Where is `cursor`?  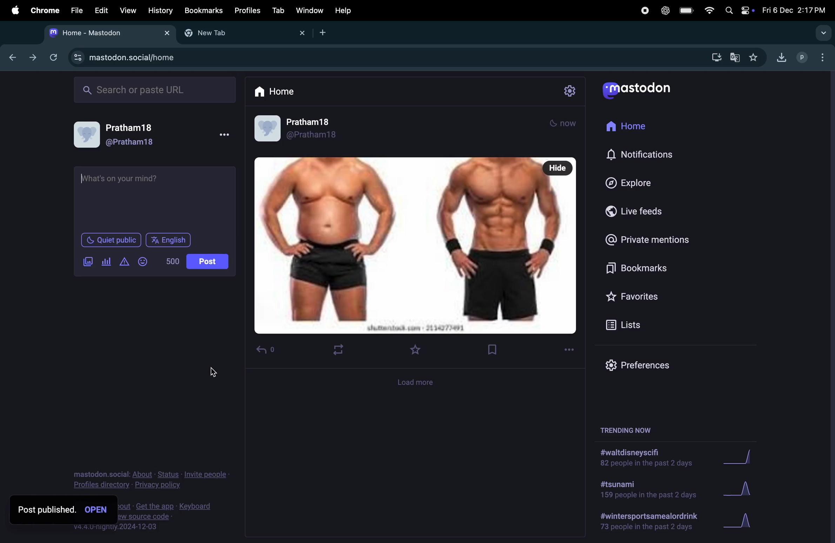 cursor is located at coordinates (217, 373).